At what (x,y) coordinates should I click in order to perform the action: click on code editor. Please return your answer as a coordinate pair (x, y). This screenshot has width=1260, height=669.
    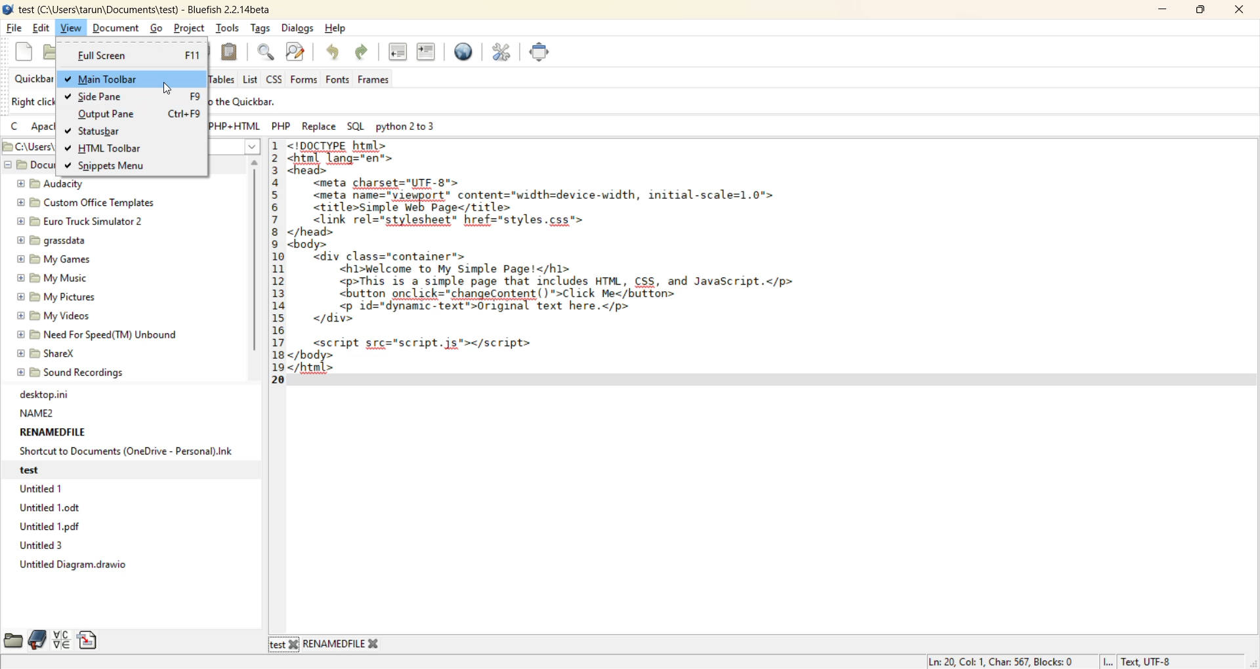
    Looking at the image, I should click on (579, 264).